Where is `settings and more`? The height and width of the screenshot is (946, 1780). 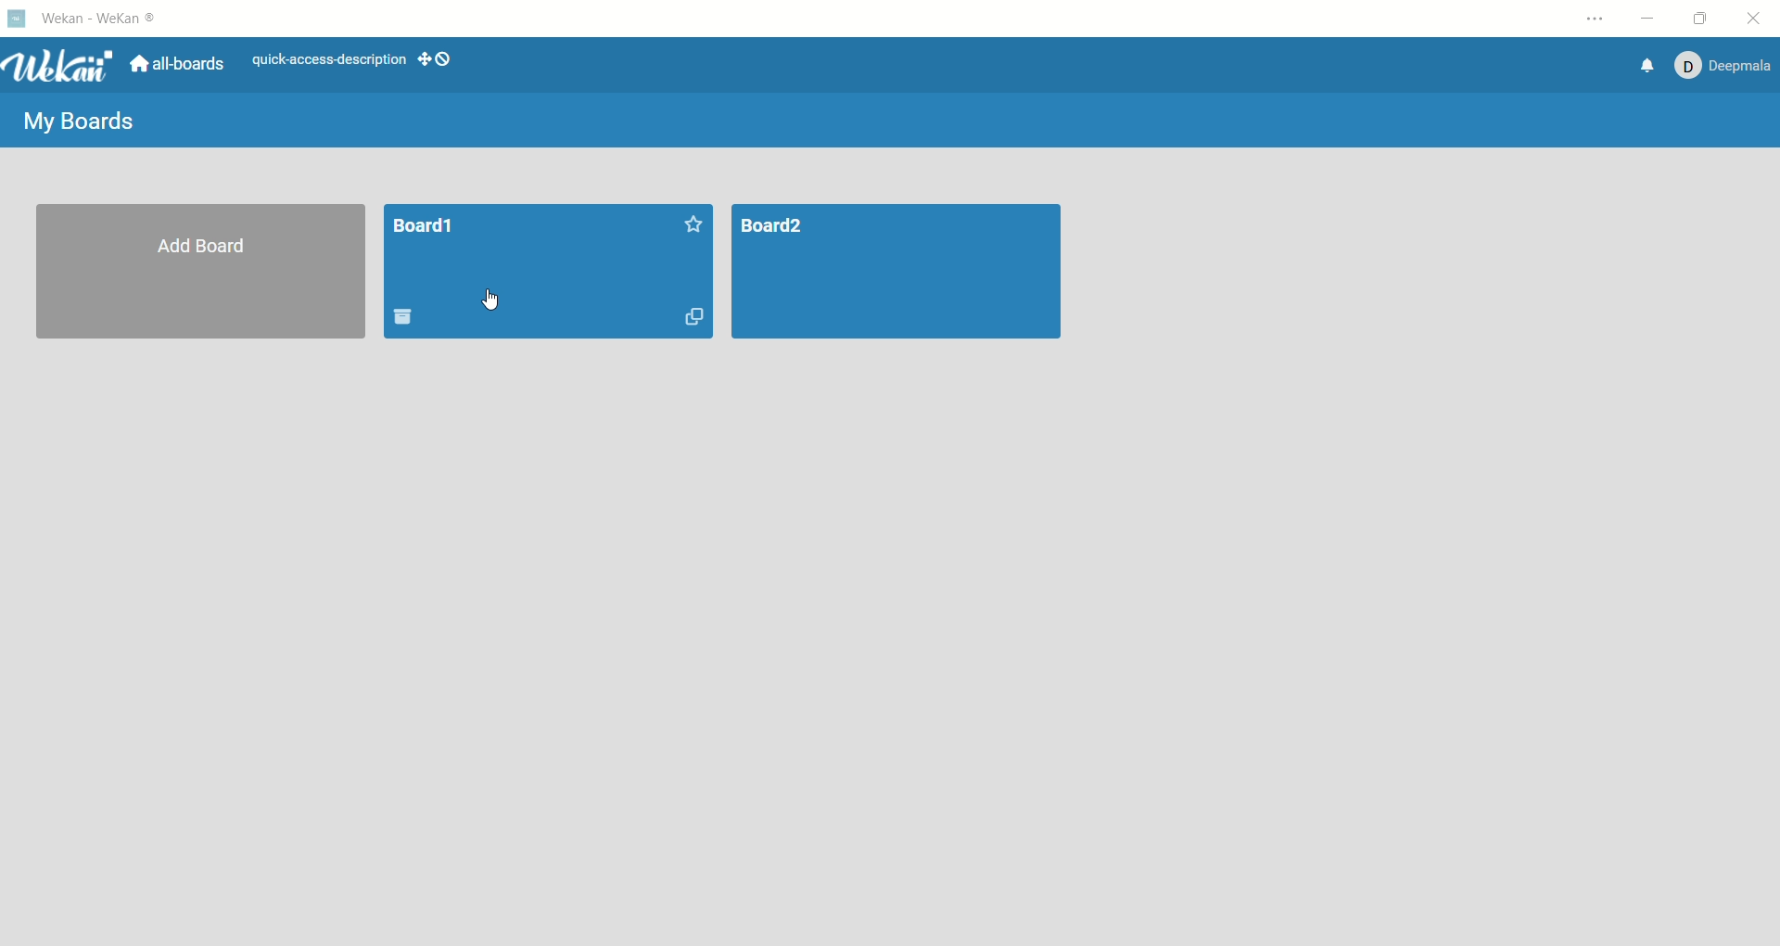 settings and more is located at coordinates (1595, 21).